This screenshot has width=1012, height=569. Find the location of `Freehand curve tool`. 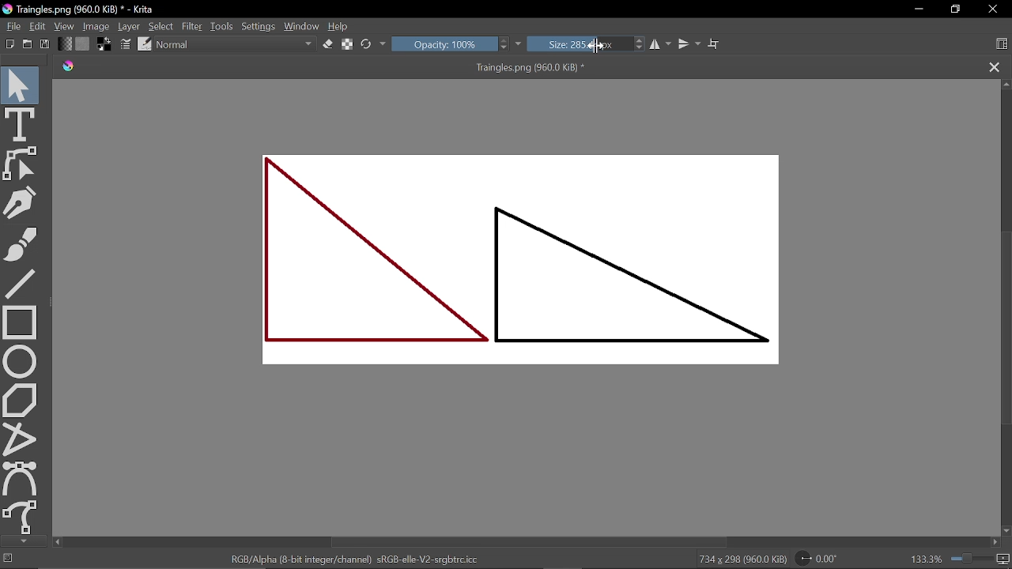

Freehand curve tool is located at coordinates (22, 517).